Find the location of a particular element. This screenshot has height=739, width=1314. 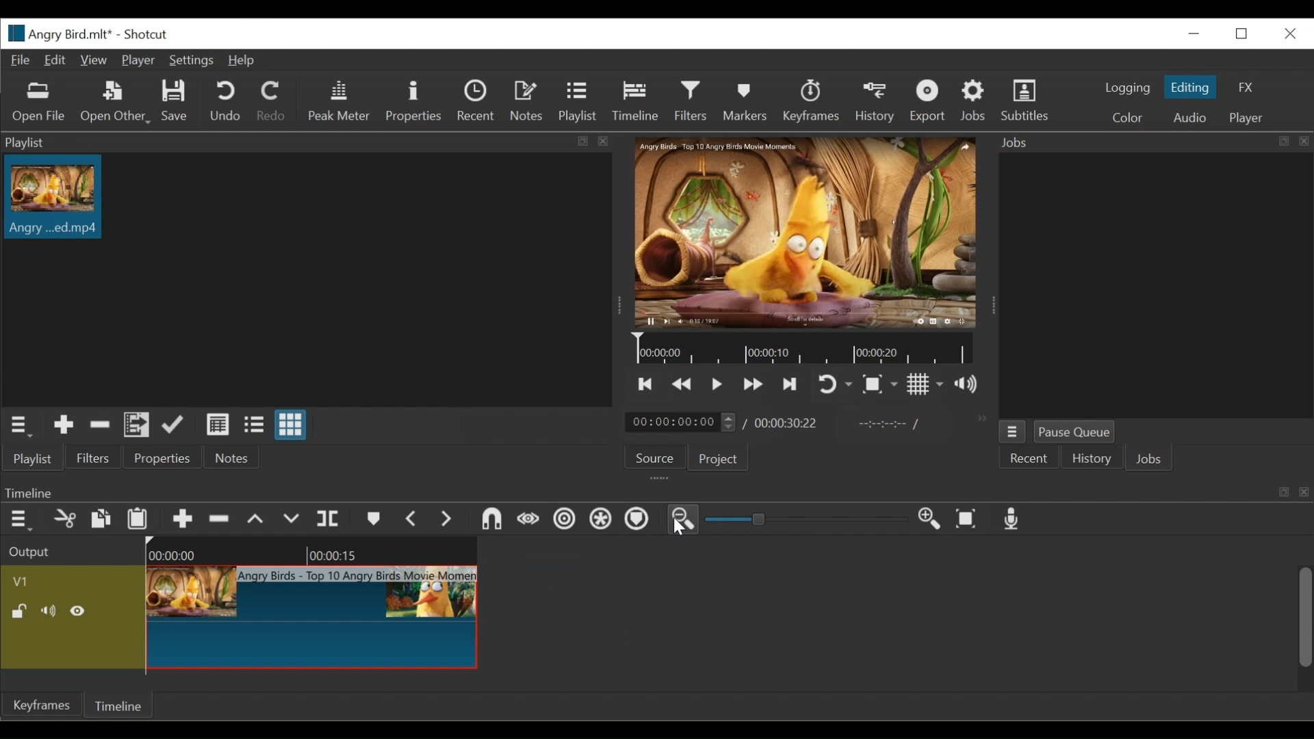

Jobs menu is located at coordinates (1013, 432).